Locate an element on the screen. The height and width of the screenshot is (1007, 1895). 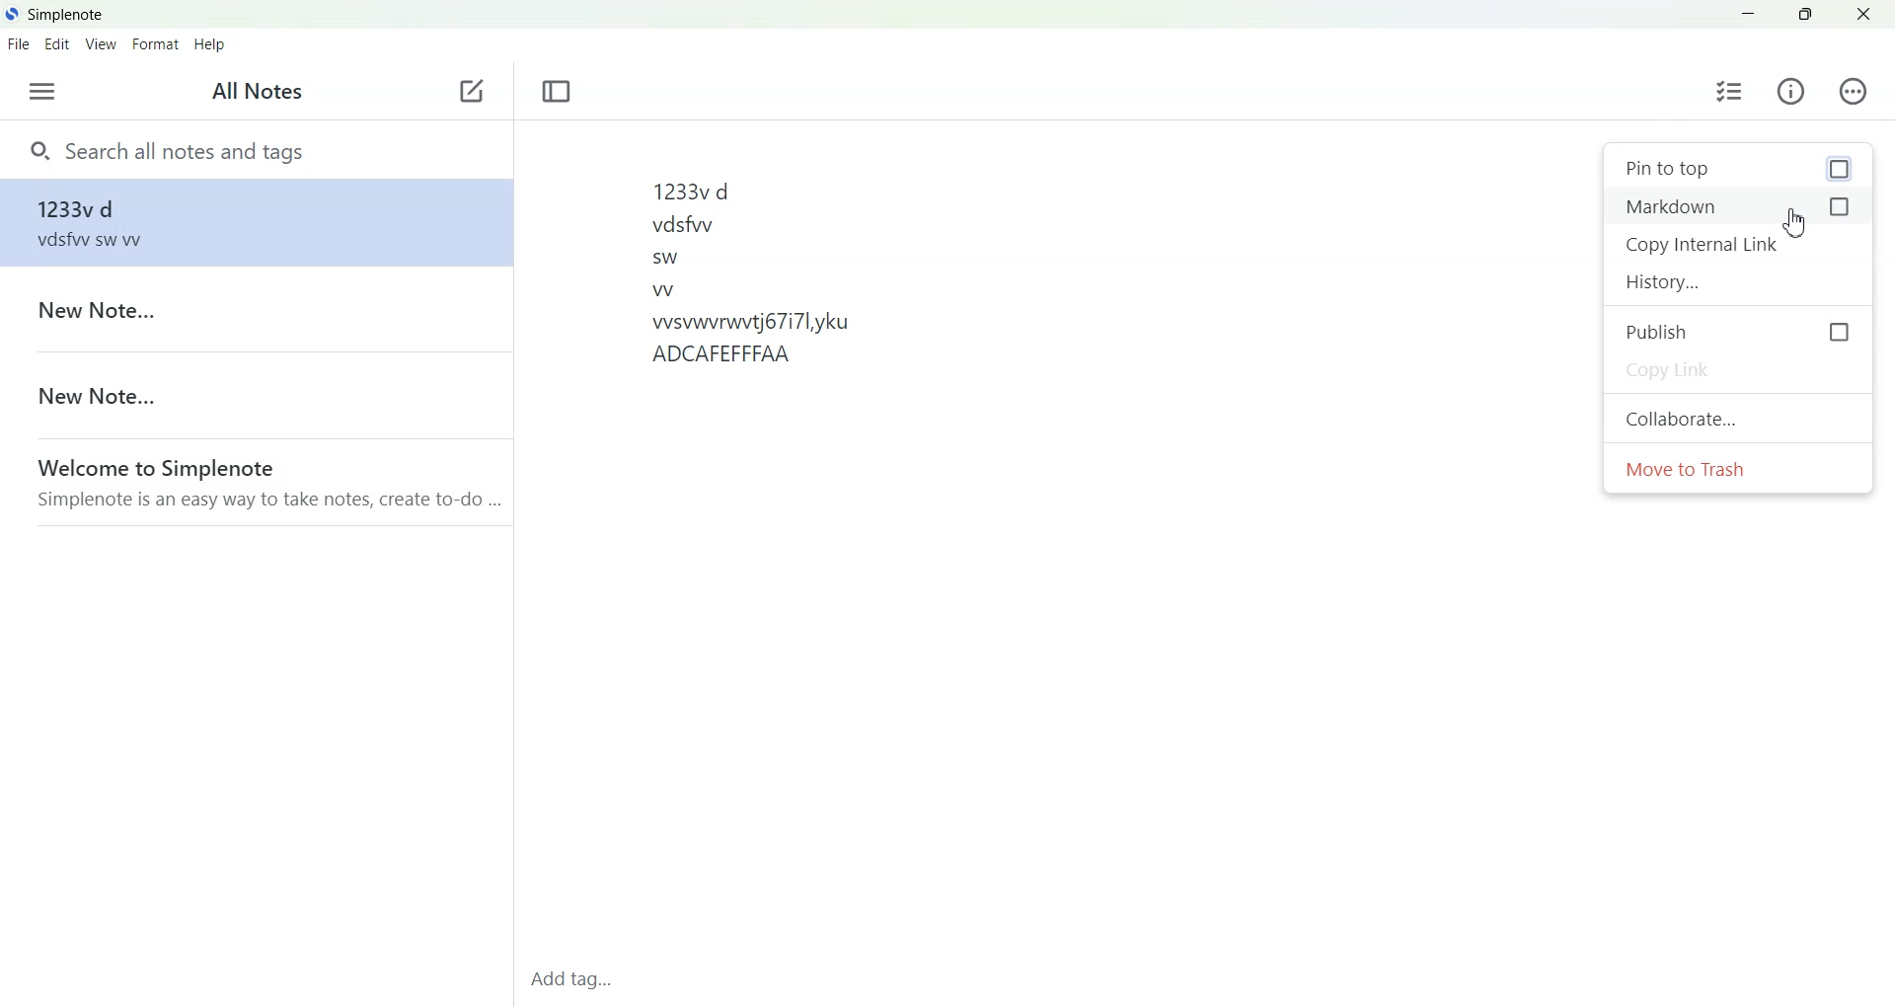
Copy Link is located at coordinates (1738, 371).